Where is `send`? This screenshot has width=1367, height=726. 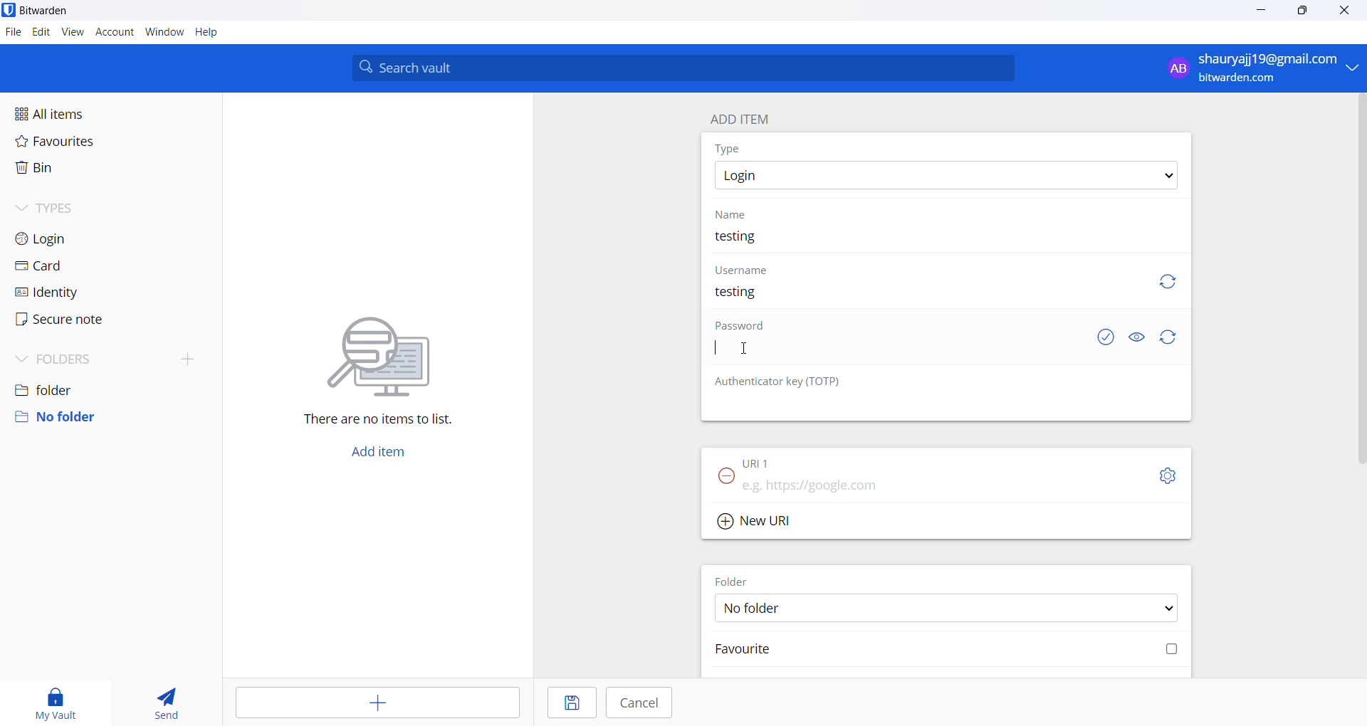
send is located at coordinates (168, 701).